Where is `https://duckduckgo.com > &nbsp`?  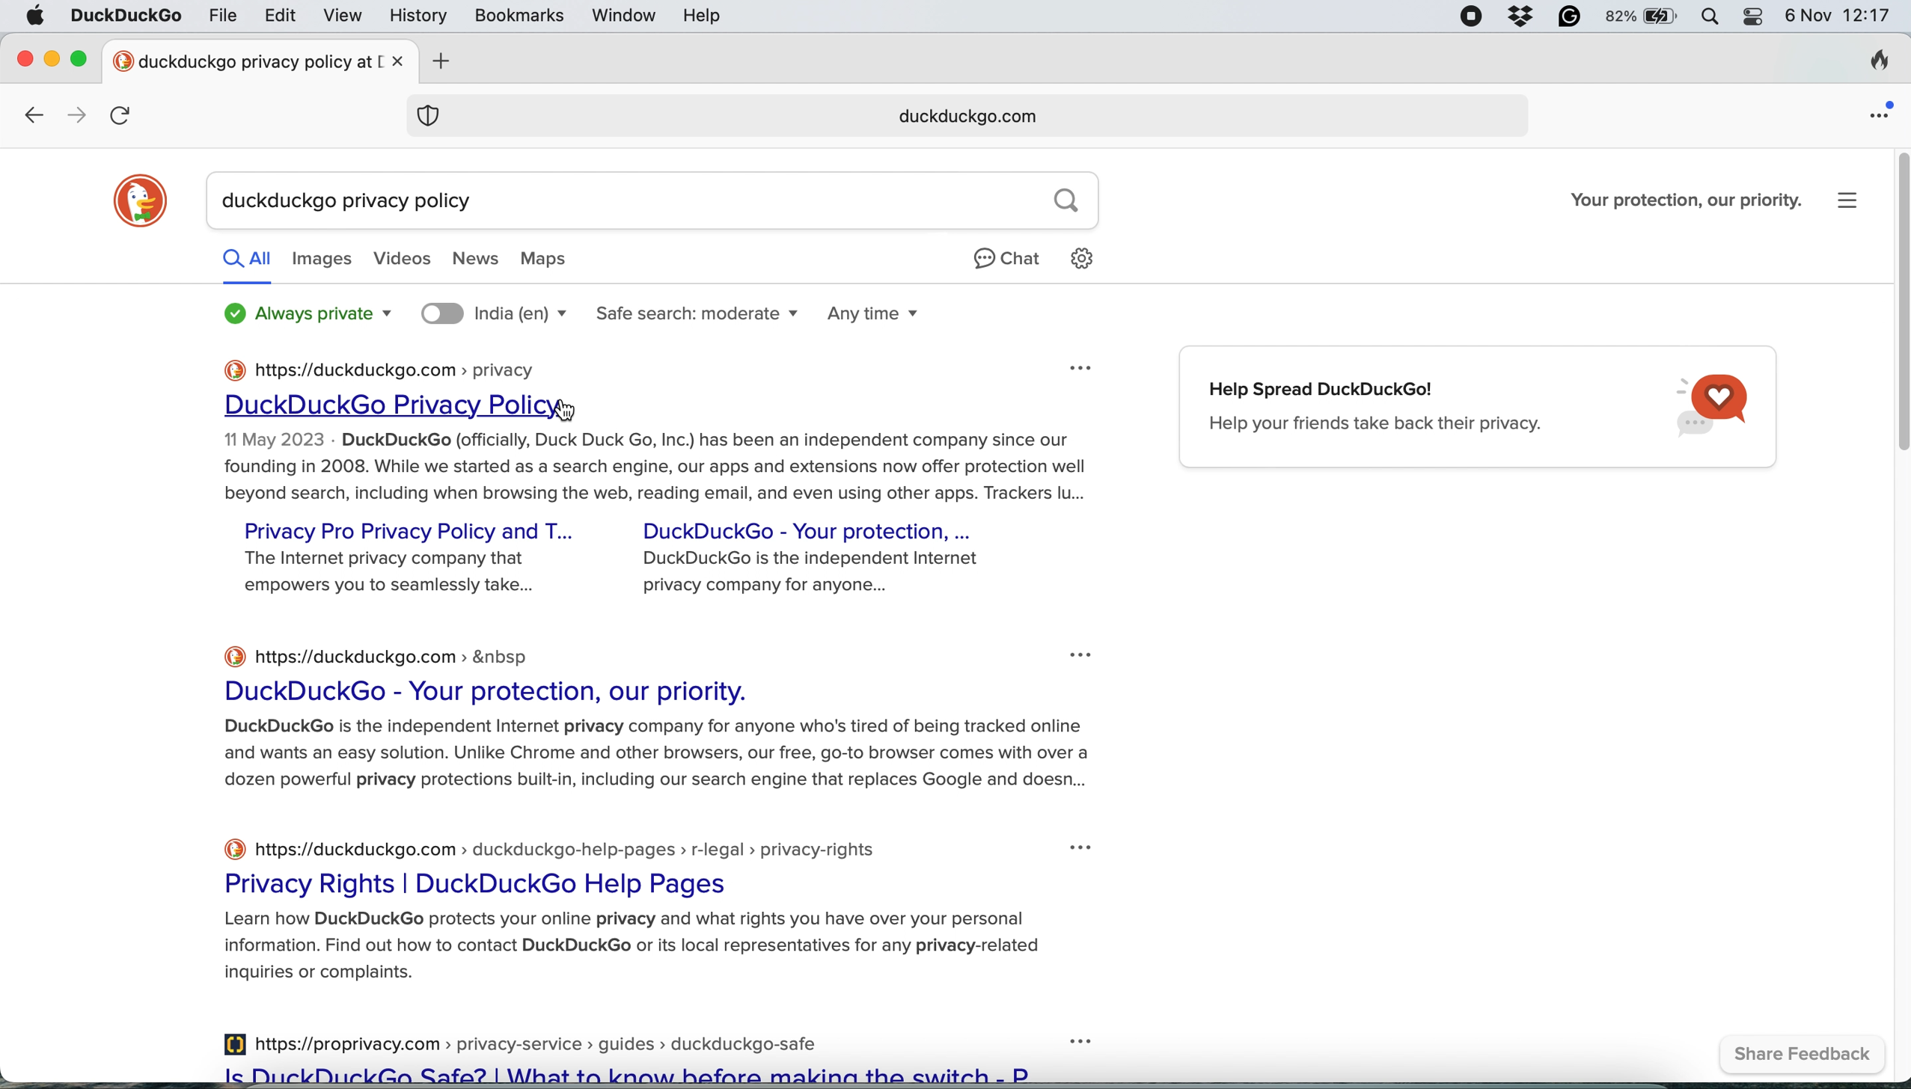 https://duckduckgo.com > &nbsp is located at coordinates (368, 648).